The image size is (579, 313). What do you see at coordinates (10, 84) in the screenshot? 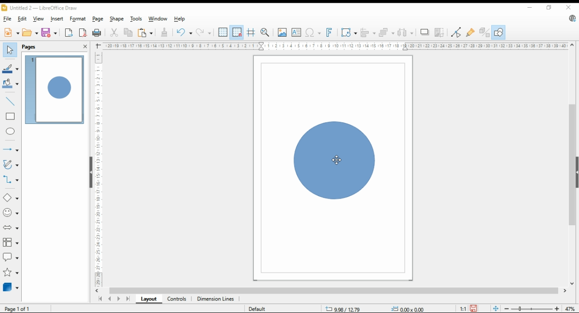
I see `fill color` at bounding box center [10, 84].